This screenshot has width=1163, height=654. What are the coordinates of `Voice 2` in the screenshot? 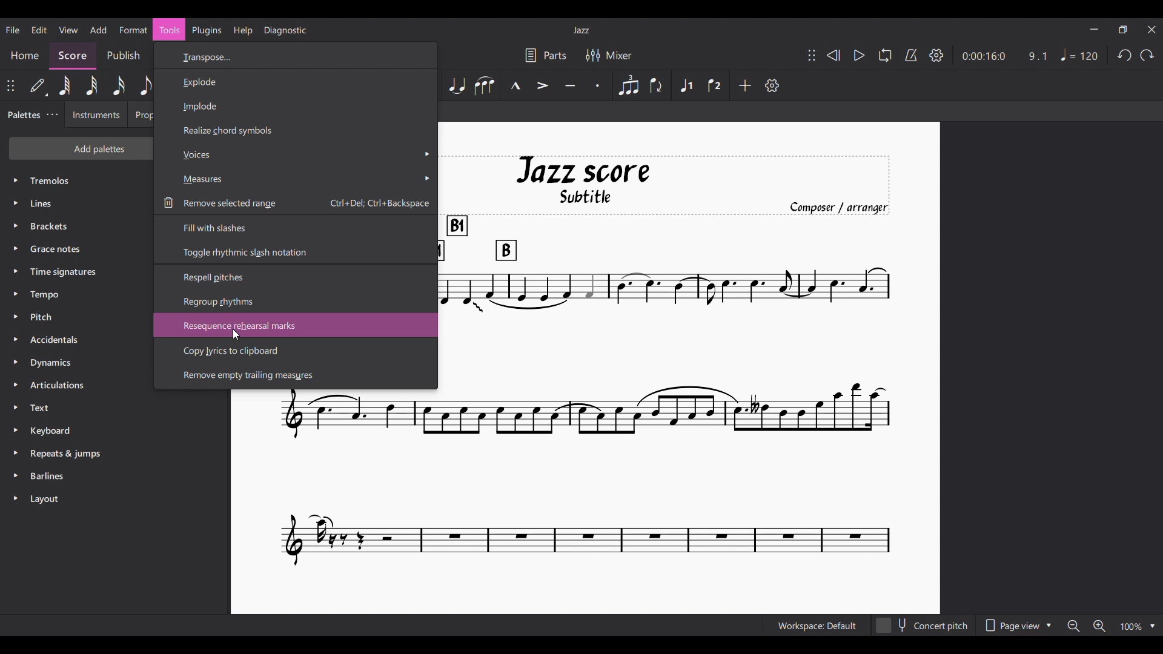 It's located at (715, 85).